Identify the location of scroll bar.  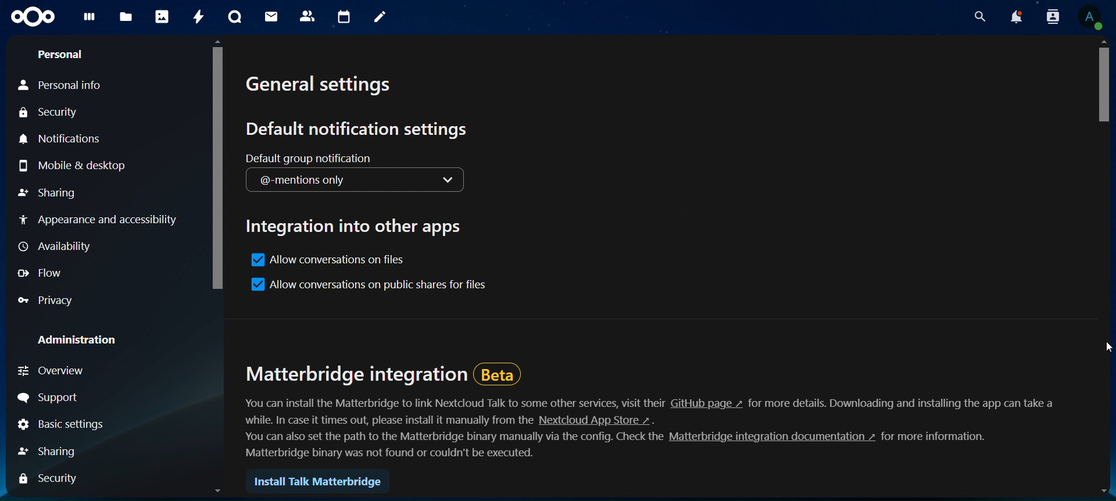
(219, 271).